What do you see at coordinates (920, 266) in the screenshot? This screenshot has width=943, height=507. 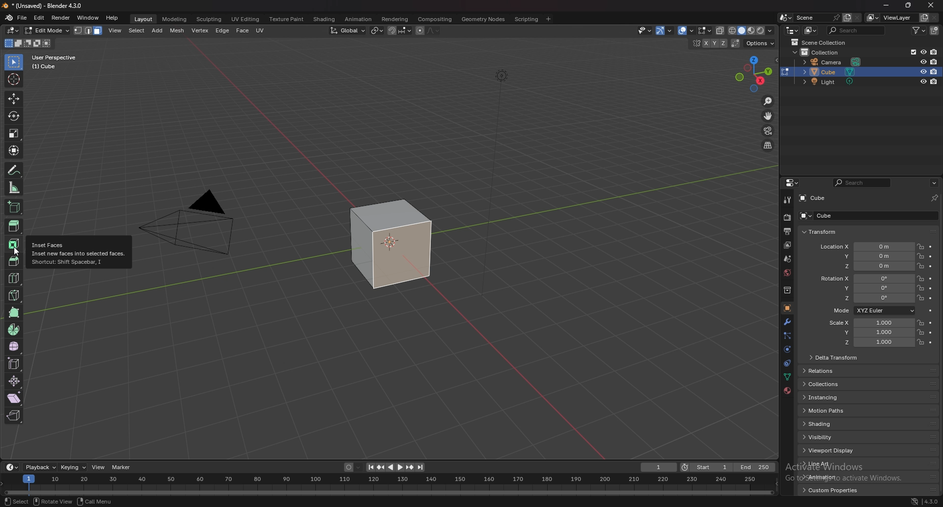 I see `lock` at bounding box center [920, 266].